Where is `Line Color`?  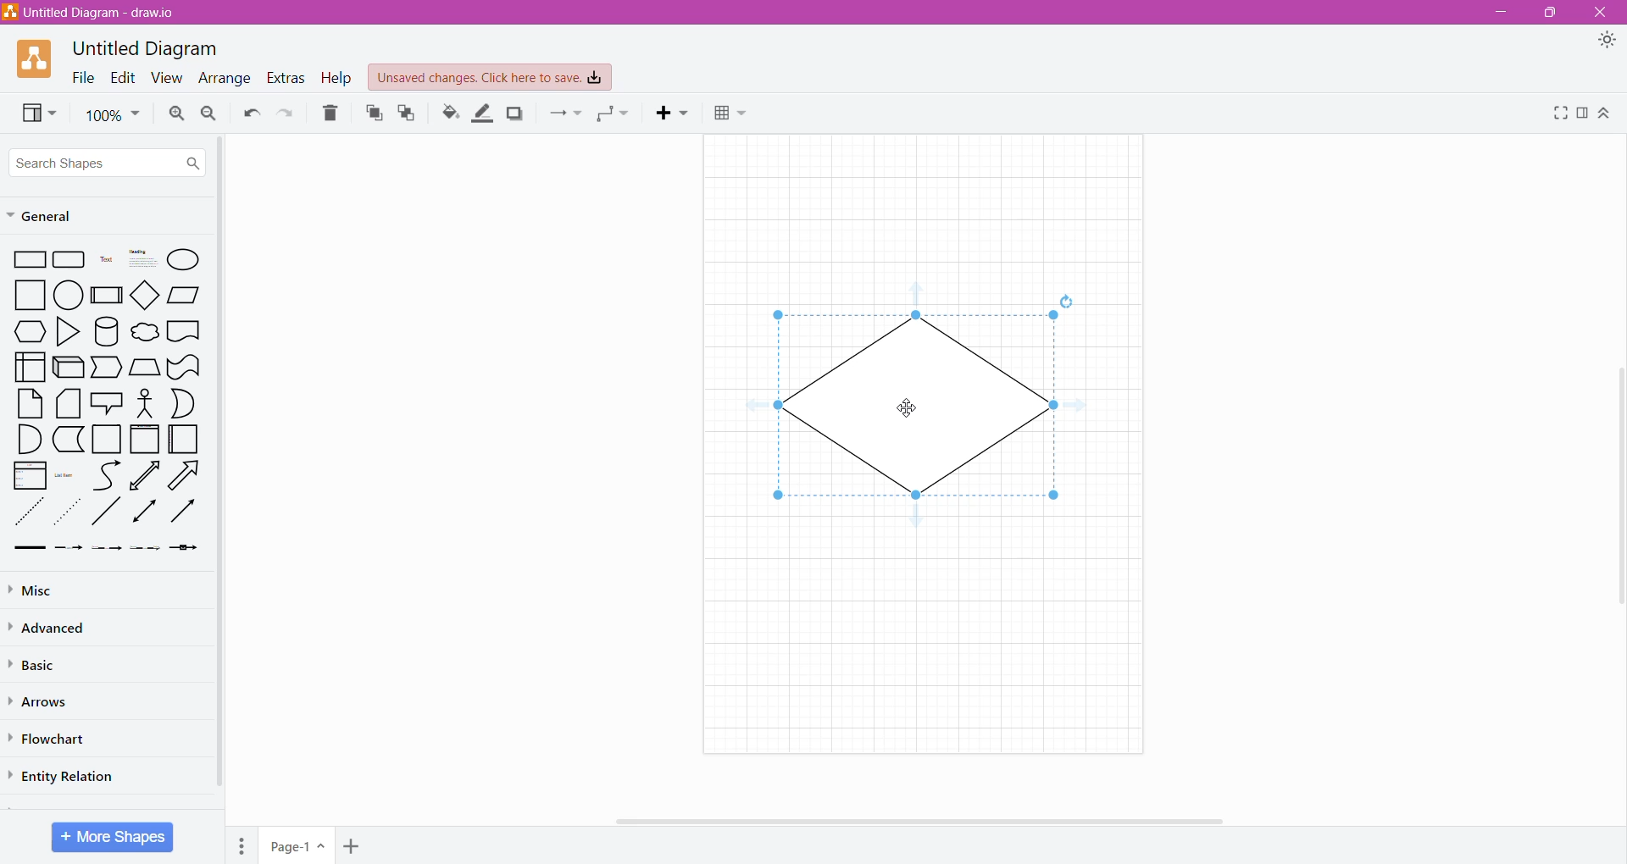
Line Color is located at coordinates (482, 114).